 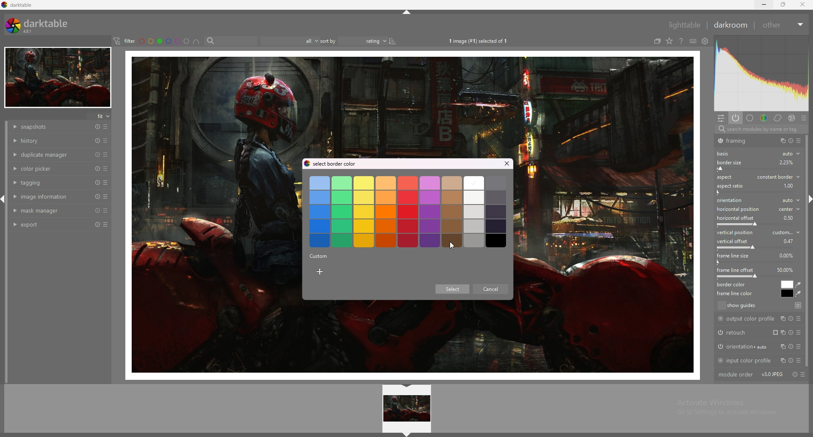 I want to click on effect, so click(x=791, y=117).